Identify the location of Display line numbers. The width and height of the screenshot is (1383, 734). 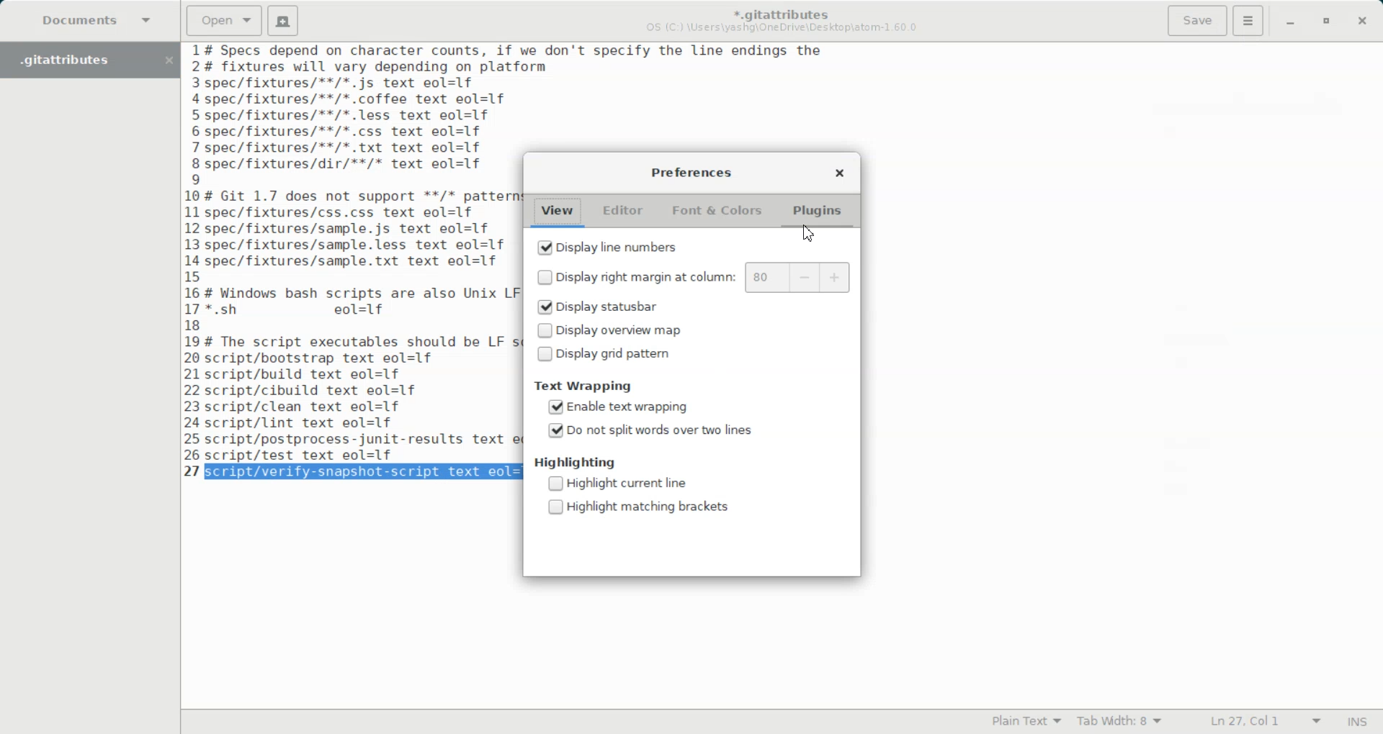
(607, 246).